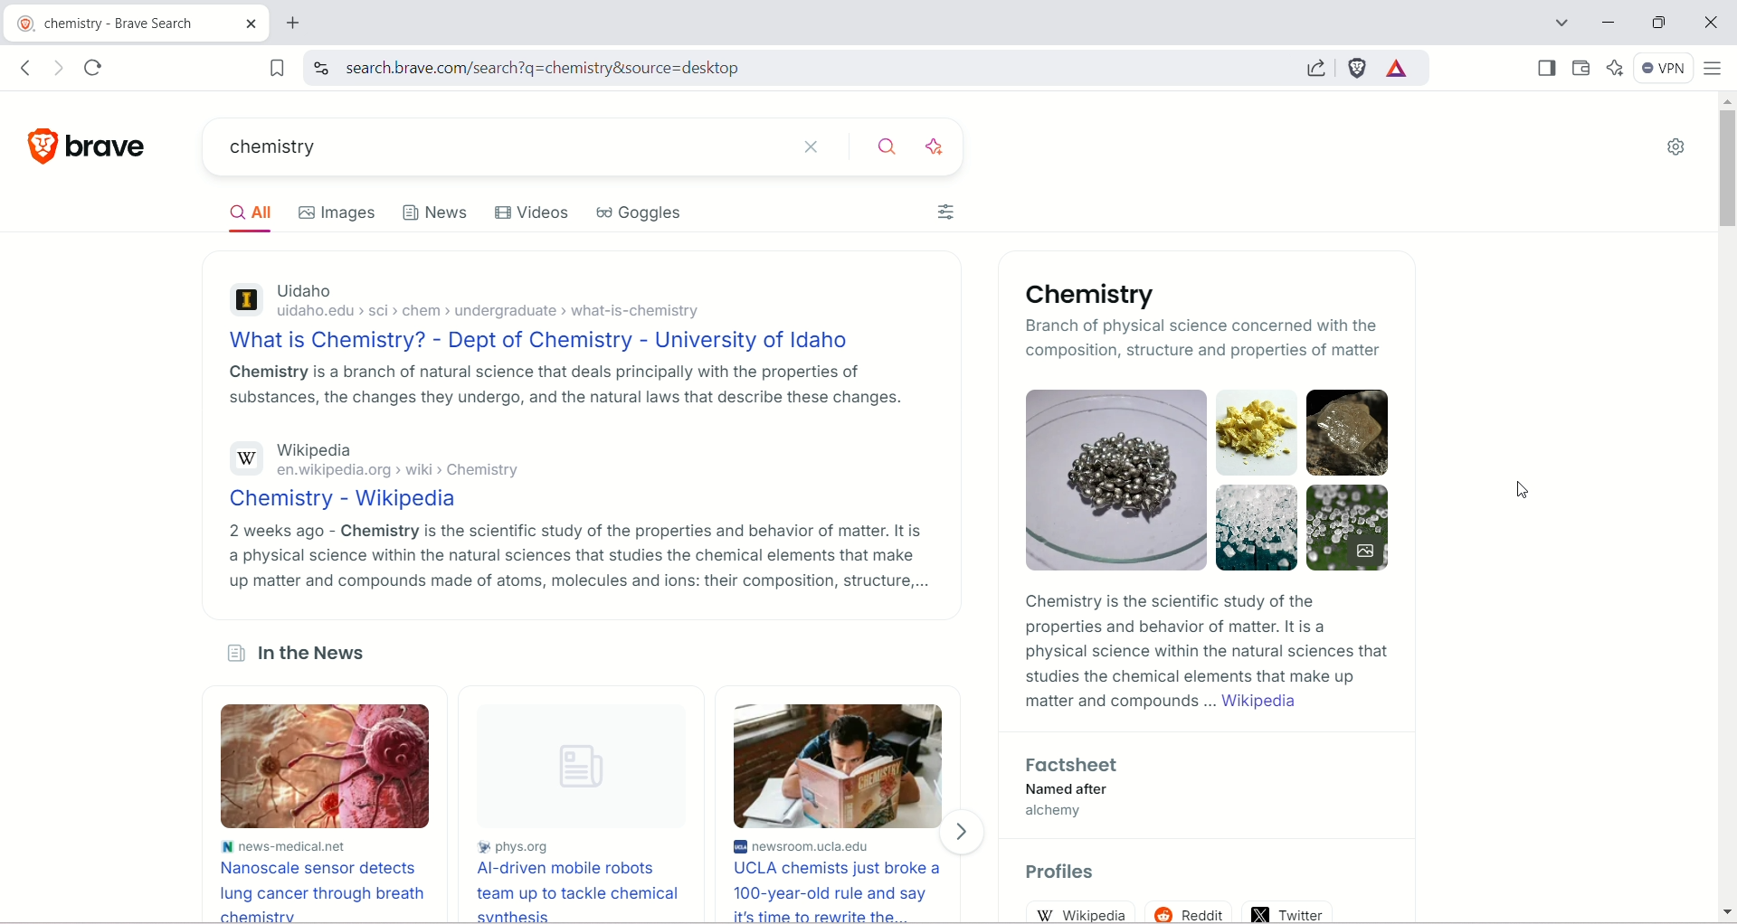  I want to click on Brave logo, so click(40, 146).